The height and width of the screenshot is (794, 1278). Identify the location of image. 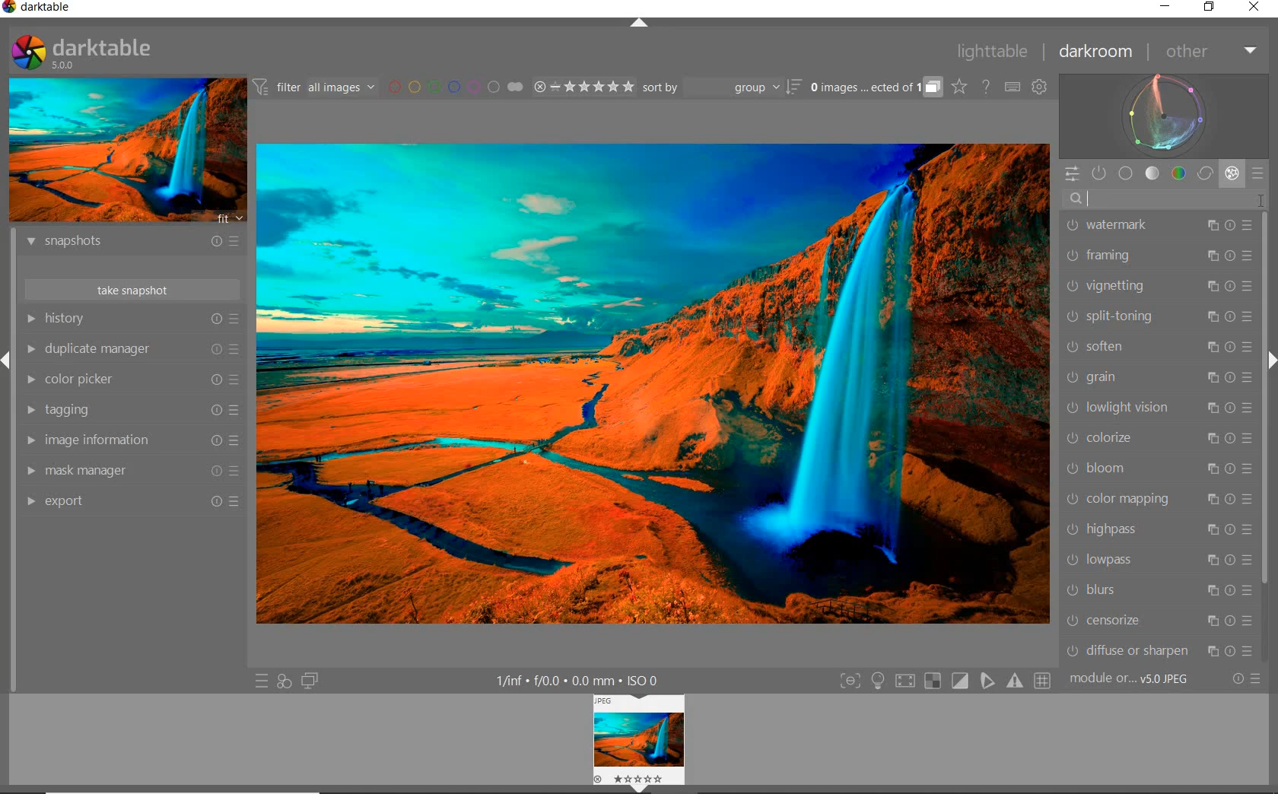
(642, 737).